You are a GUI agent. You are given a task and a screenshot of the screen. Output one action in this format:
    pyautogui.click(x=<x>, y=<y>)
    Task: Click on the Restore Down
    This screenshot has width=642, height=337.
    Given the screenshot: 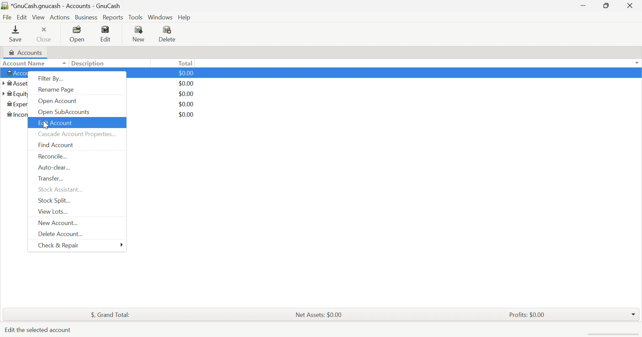 What is the action you would take?
    pyautogui.click(x=607, y=6)
    